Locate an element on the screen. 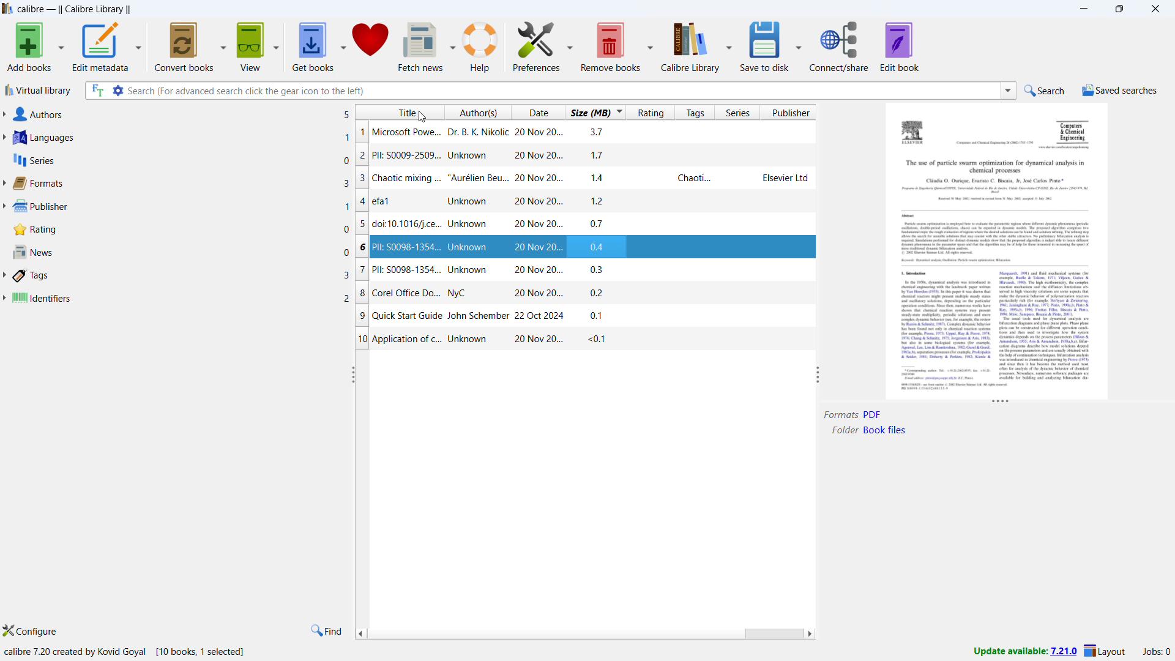 This screenshot has width=1175, height=661. donate to support calibre is located at coordinates (371, 43).